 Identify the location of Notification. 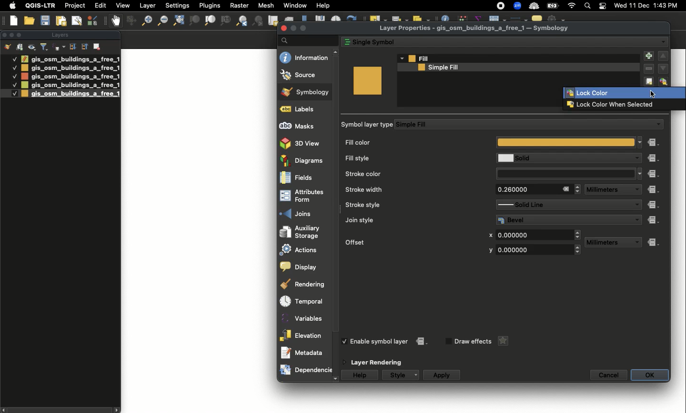
(601, 6).